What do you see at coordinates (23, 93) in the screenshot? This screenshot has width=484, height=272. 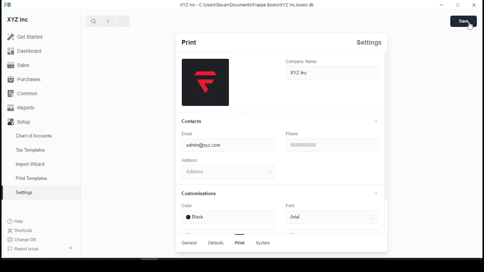 I see `Common` at bounding box center [23, 93].